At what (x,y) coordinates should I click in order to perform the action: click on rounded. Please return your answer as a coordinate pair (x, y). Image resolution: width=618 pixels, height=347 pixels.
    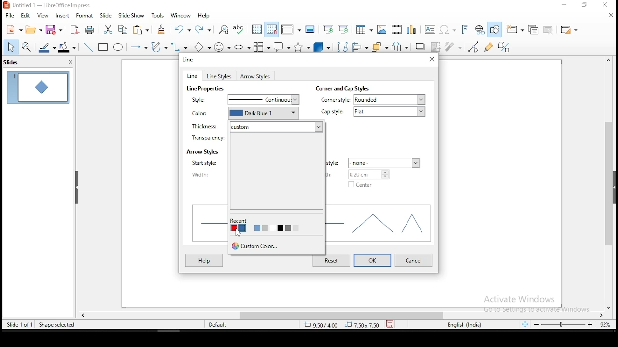
    Looking at the image, I should click on (393, 100).